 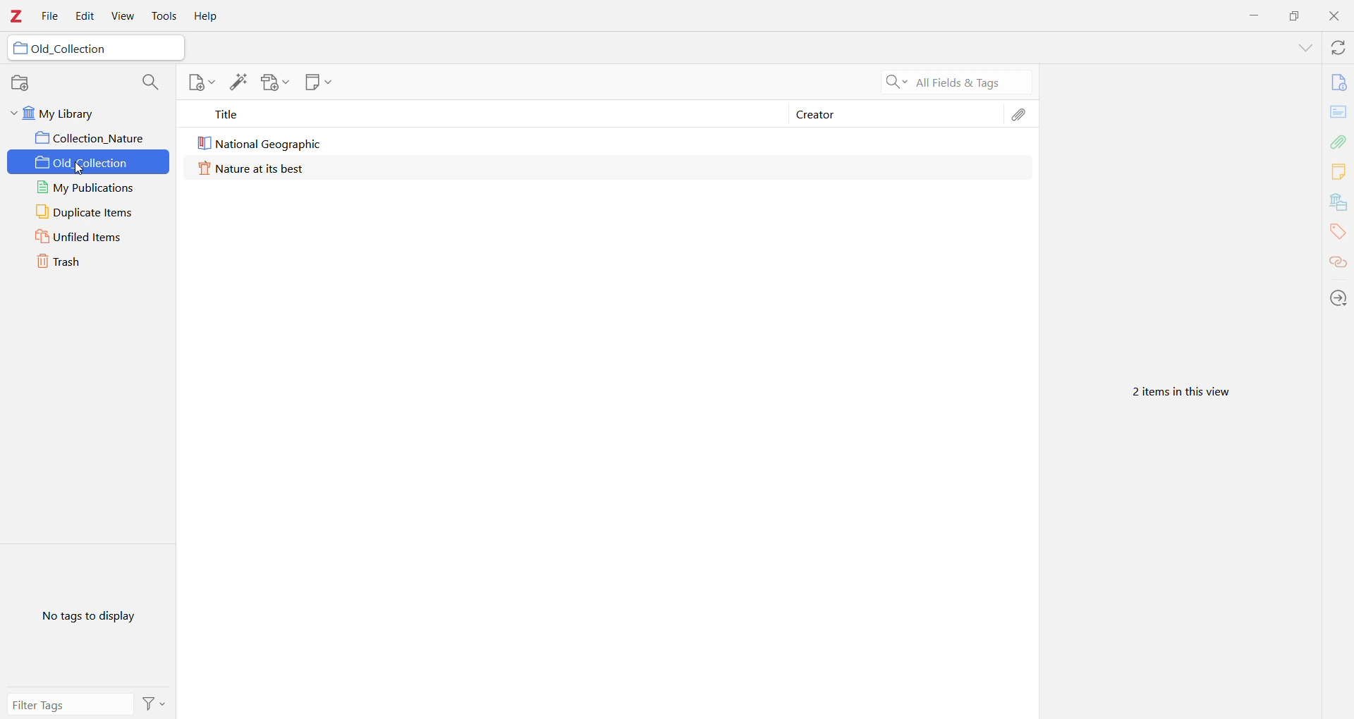 I want to click on Restore Down, so click(x=1295, y=16).